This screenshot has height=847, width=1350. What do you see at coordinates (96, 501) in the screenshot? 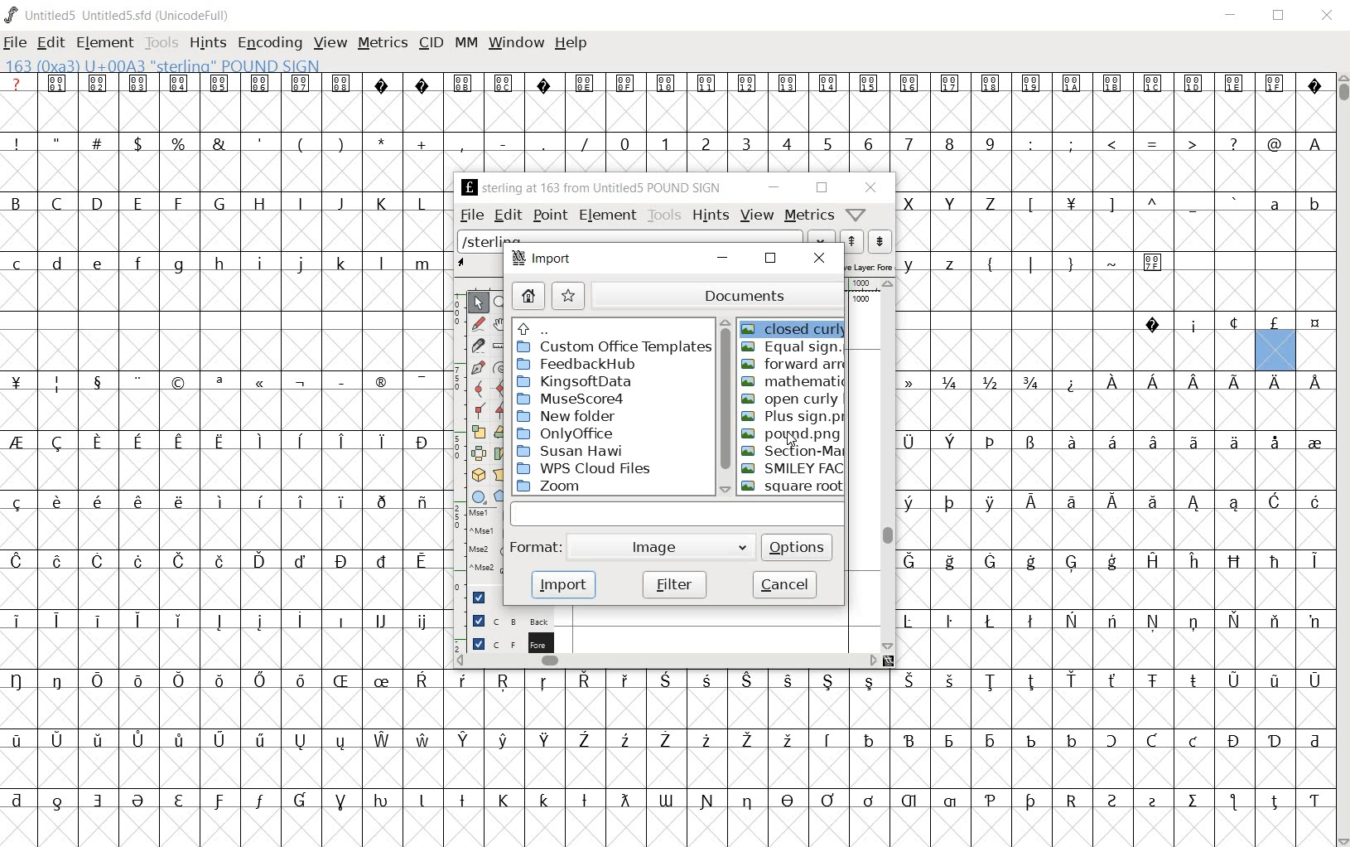
I see `Symbol` at bounding box center [96, 501].